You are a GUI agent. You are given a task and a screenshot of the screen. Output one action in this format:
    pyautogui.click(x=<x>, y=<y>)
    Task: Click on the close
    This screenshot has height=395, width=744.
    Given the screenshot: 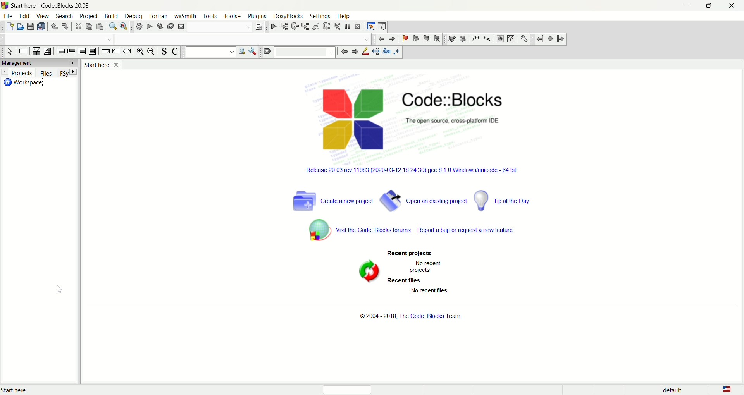 What is the action you would take?
    pyautogui.click(x=69, y=63)
    